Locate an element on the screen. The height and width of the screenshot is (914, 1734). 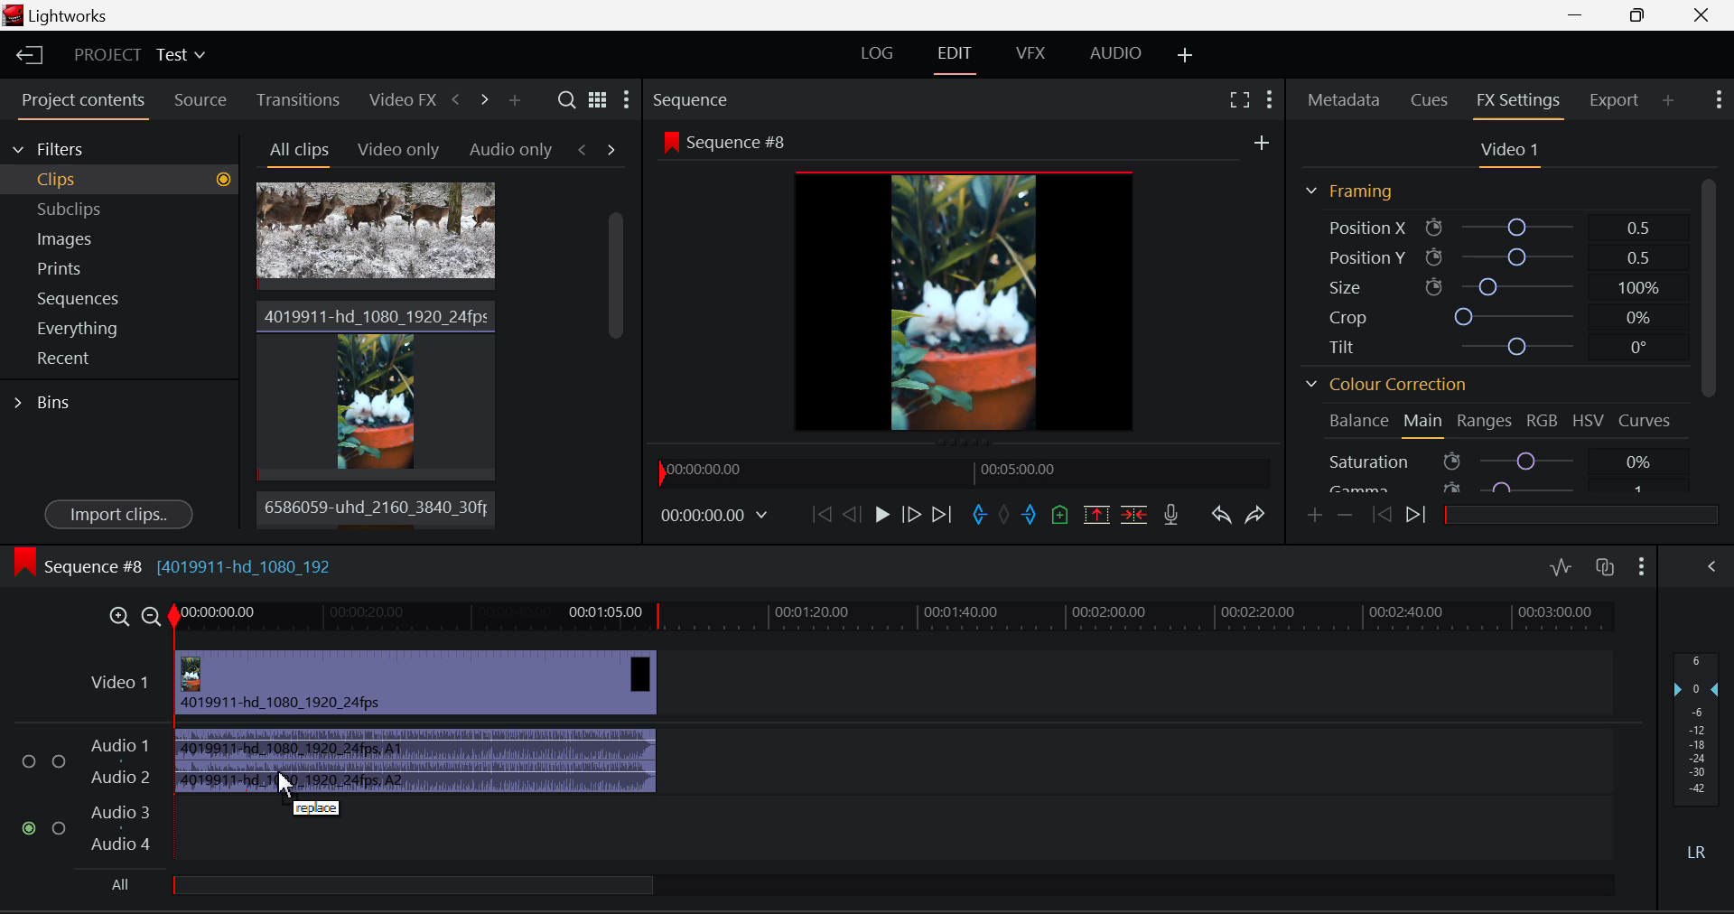
Next keyframe is located at coordinates (1419, 513).